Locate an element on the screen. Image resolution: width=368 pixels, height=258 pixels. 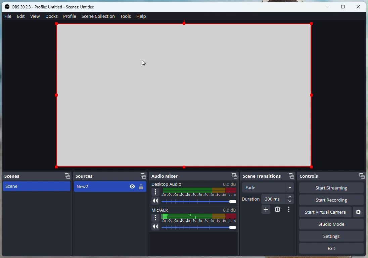
Desktop Audio is located at coordinates (195, 194).